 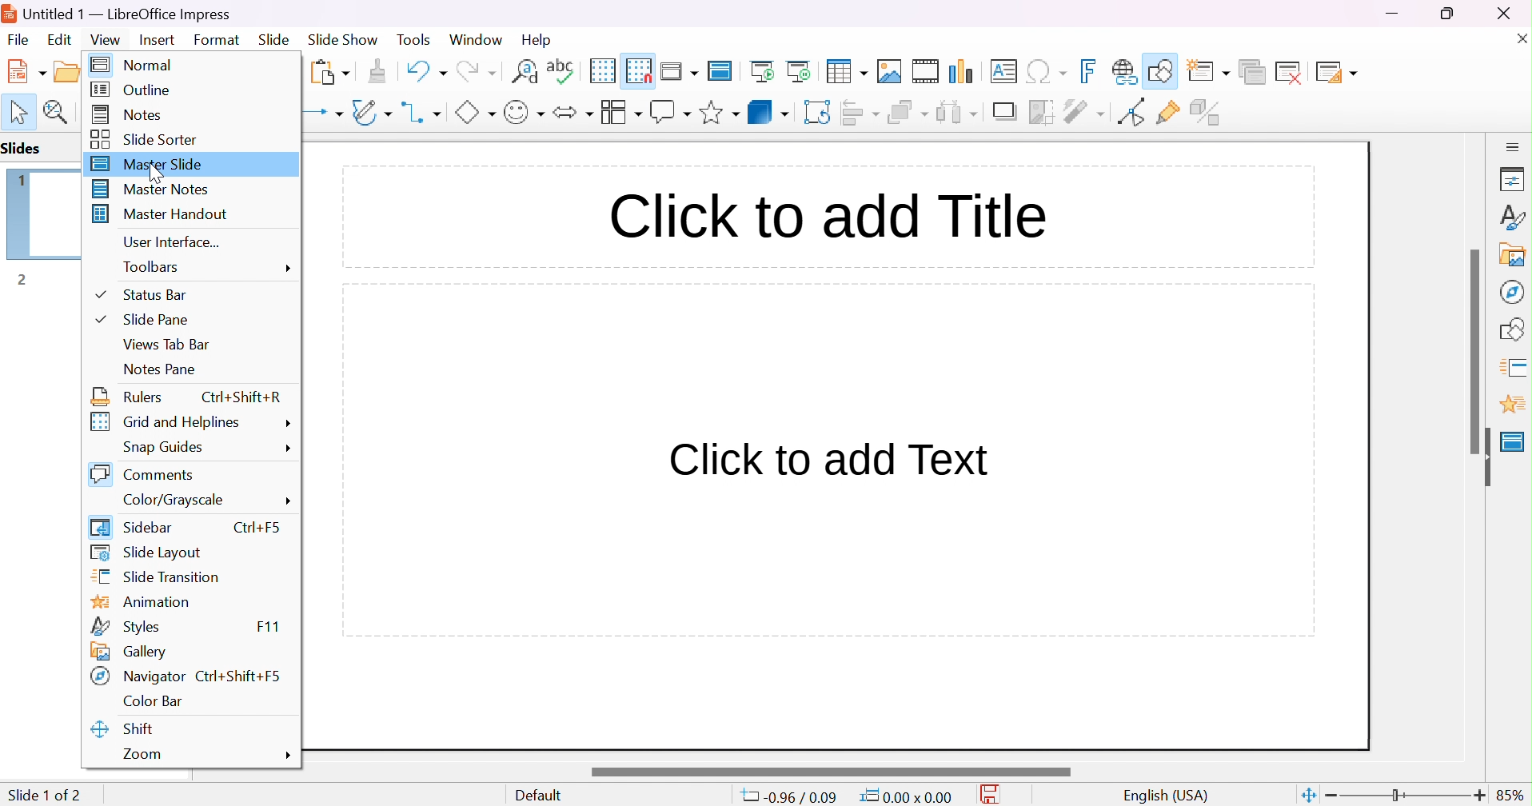 I want to click on outline, so click(x=130, y=90).